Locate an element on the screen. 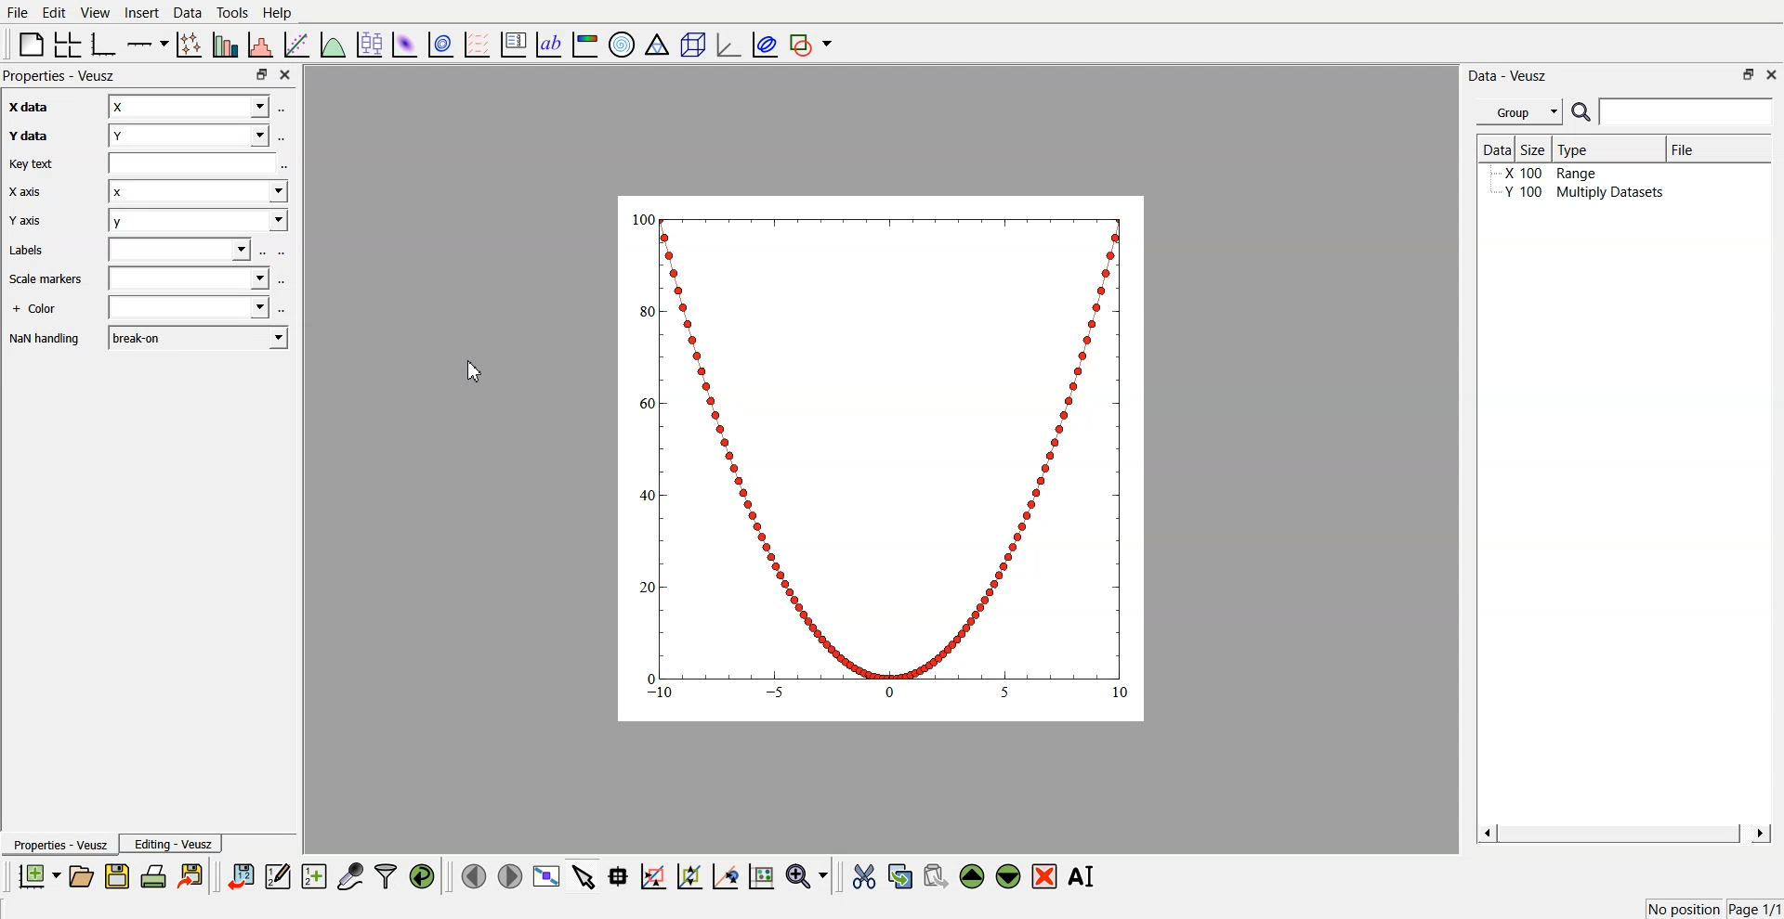 Image resolution: width=1784 pixels, height=919 pixels. recenter the graph axes is located at coordinates (725, 875).